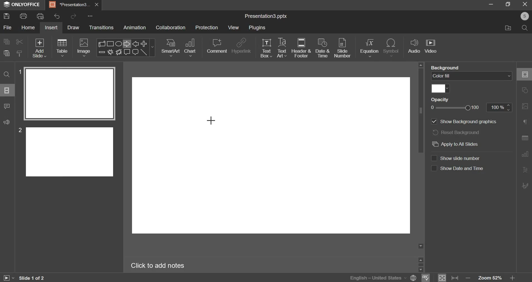  What do you see at coordinates (158, 266) in the screenshot?
I see `click here to add notes` at bounding box center [158, 266].